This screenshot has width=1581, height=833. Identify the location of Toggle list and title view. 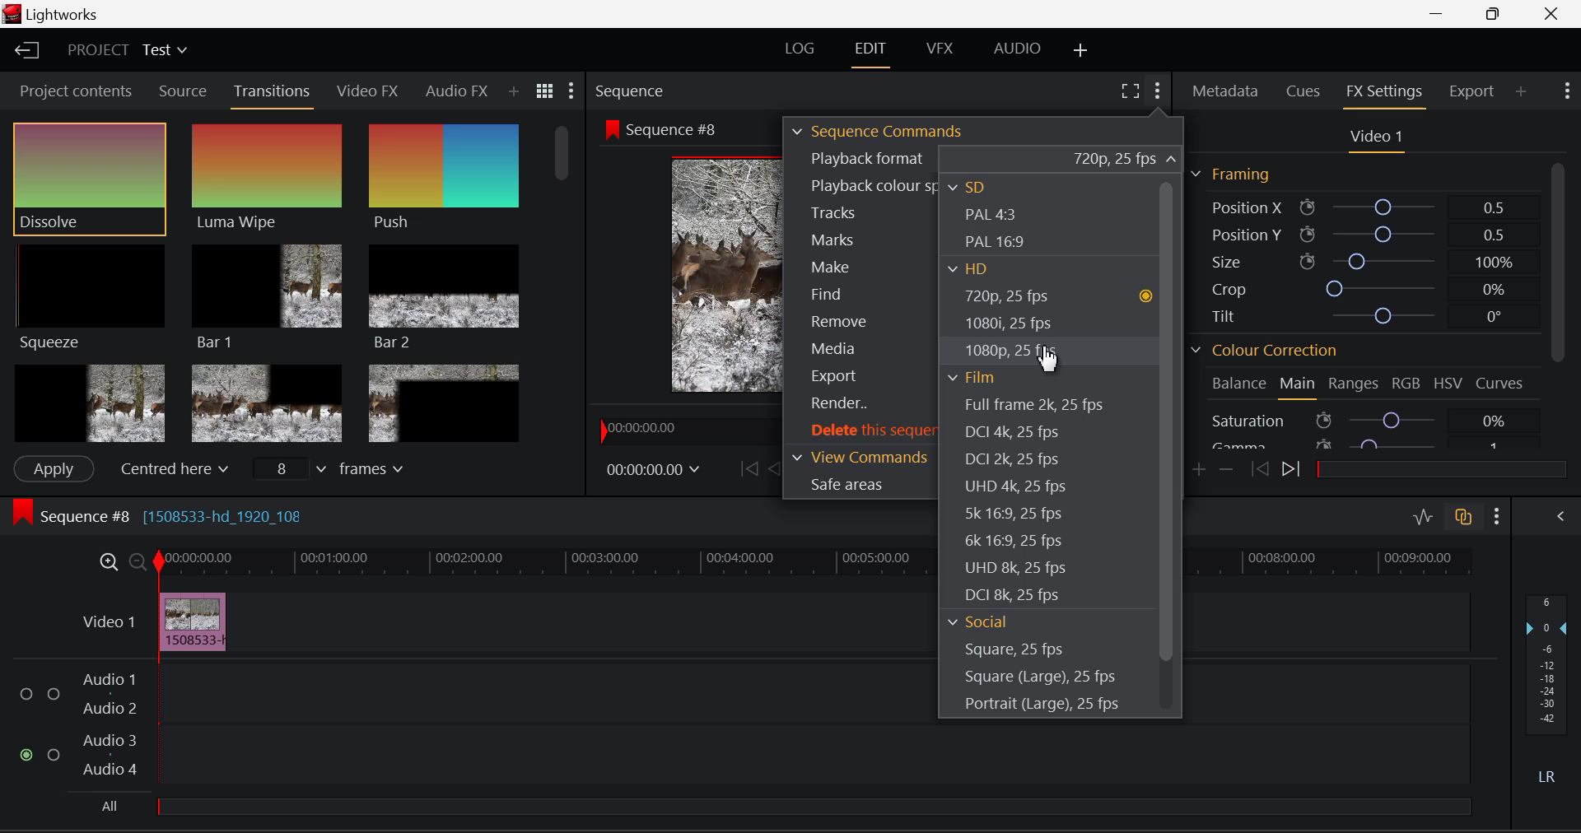
(544, 90).